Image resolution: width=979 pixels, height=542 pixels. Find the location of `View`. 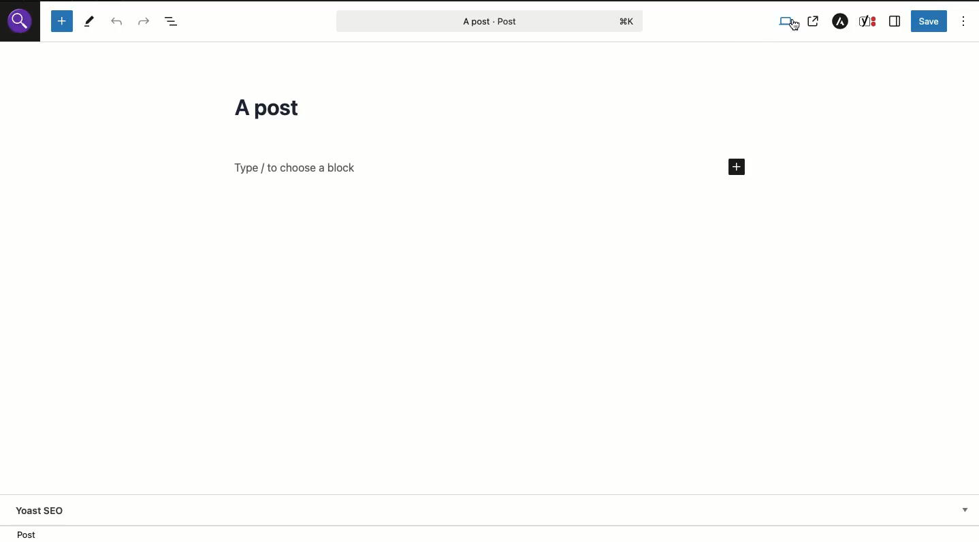

View is located at coordinates (788, 22).